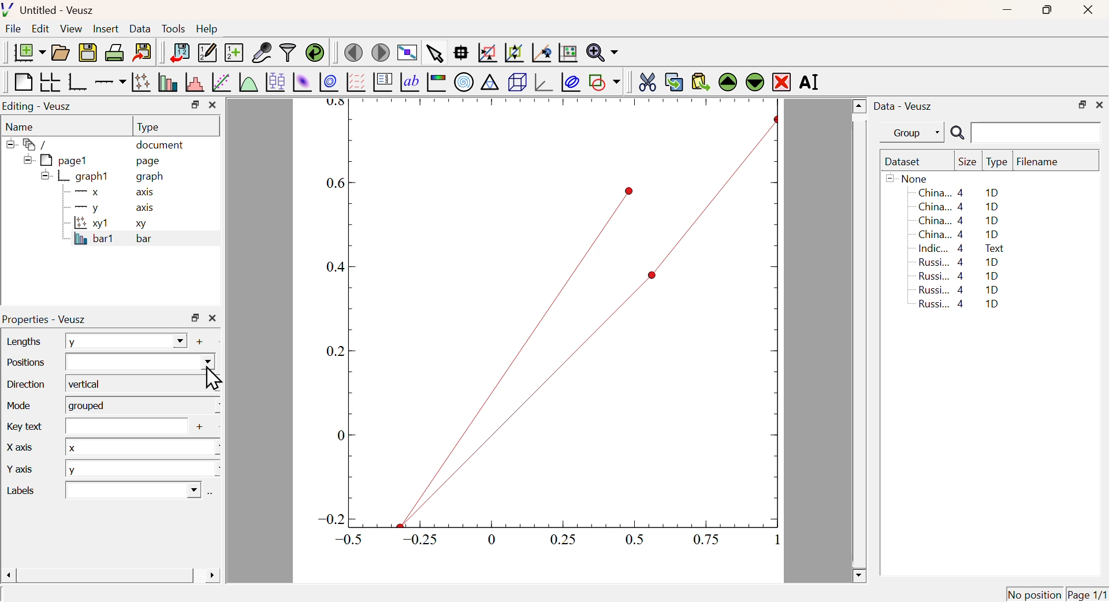 The height and width of the screenshot is (602, 1109). I want to click on Add an axis to a plot, so click(110, 83).